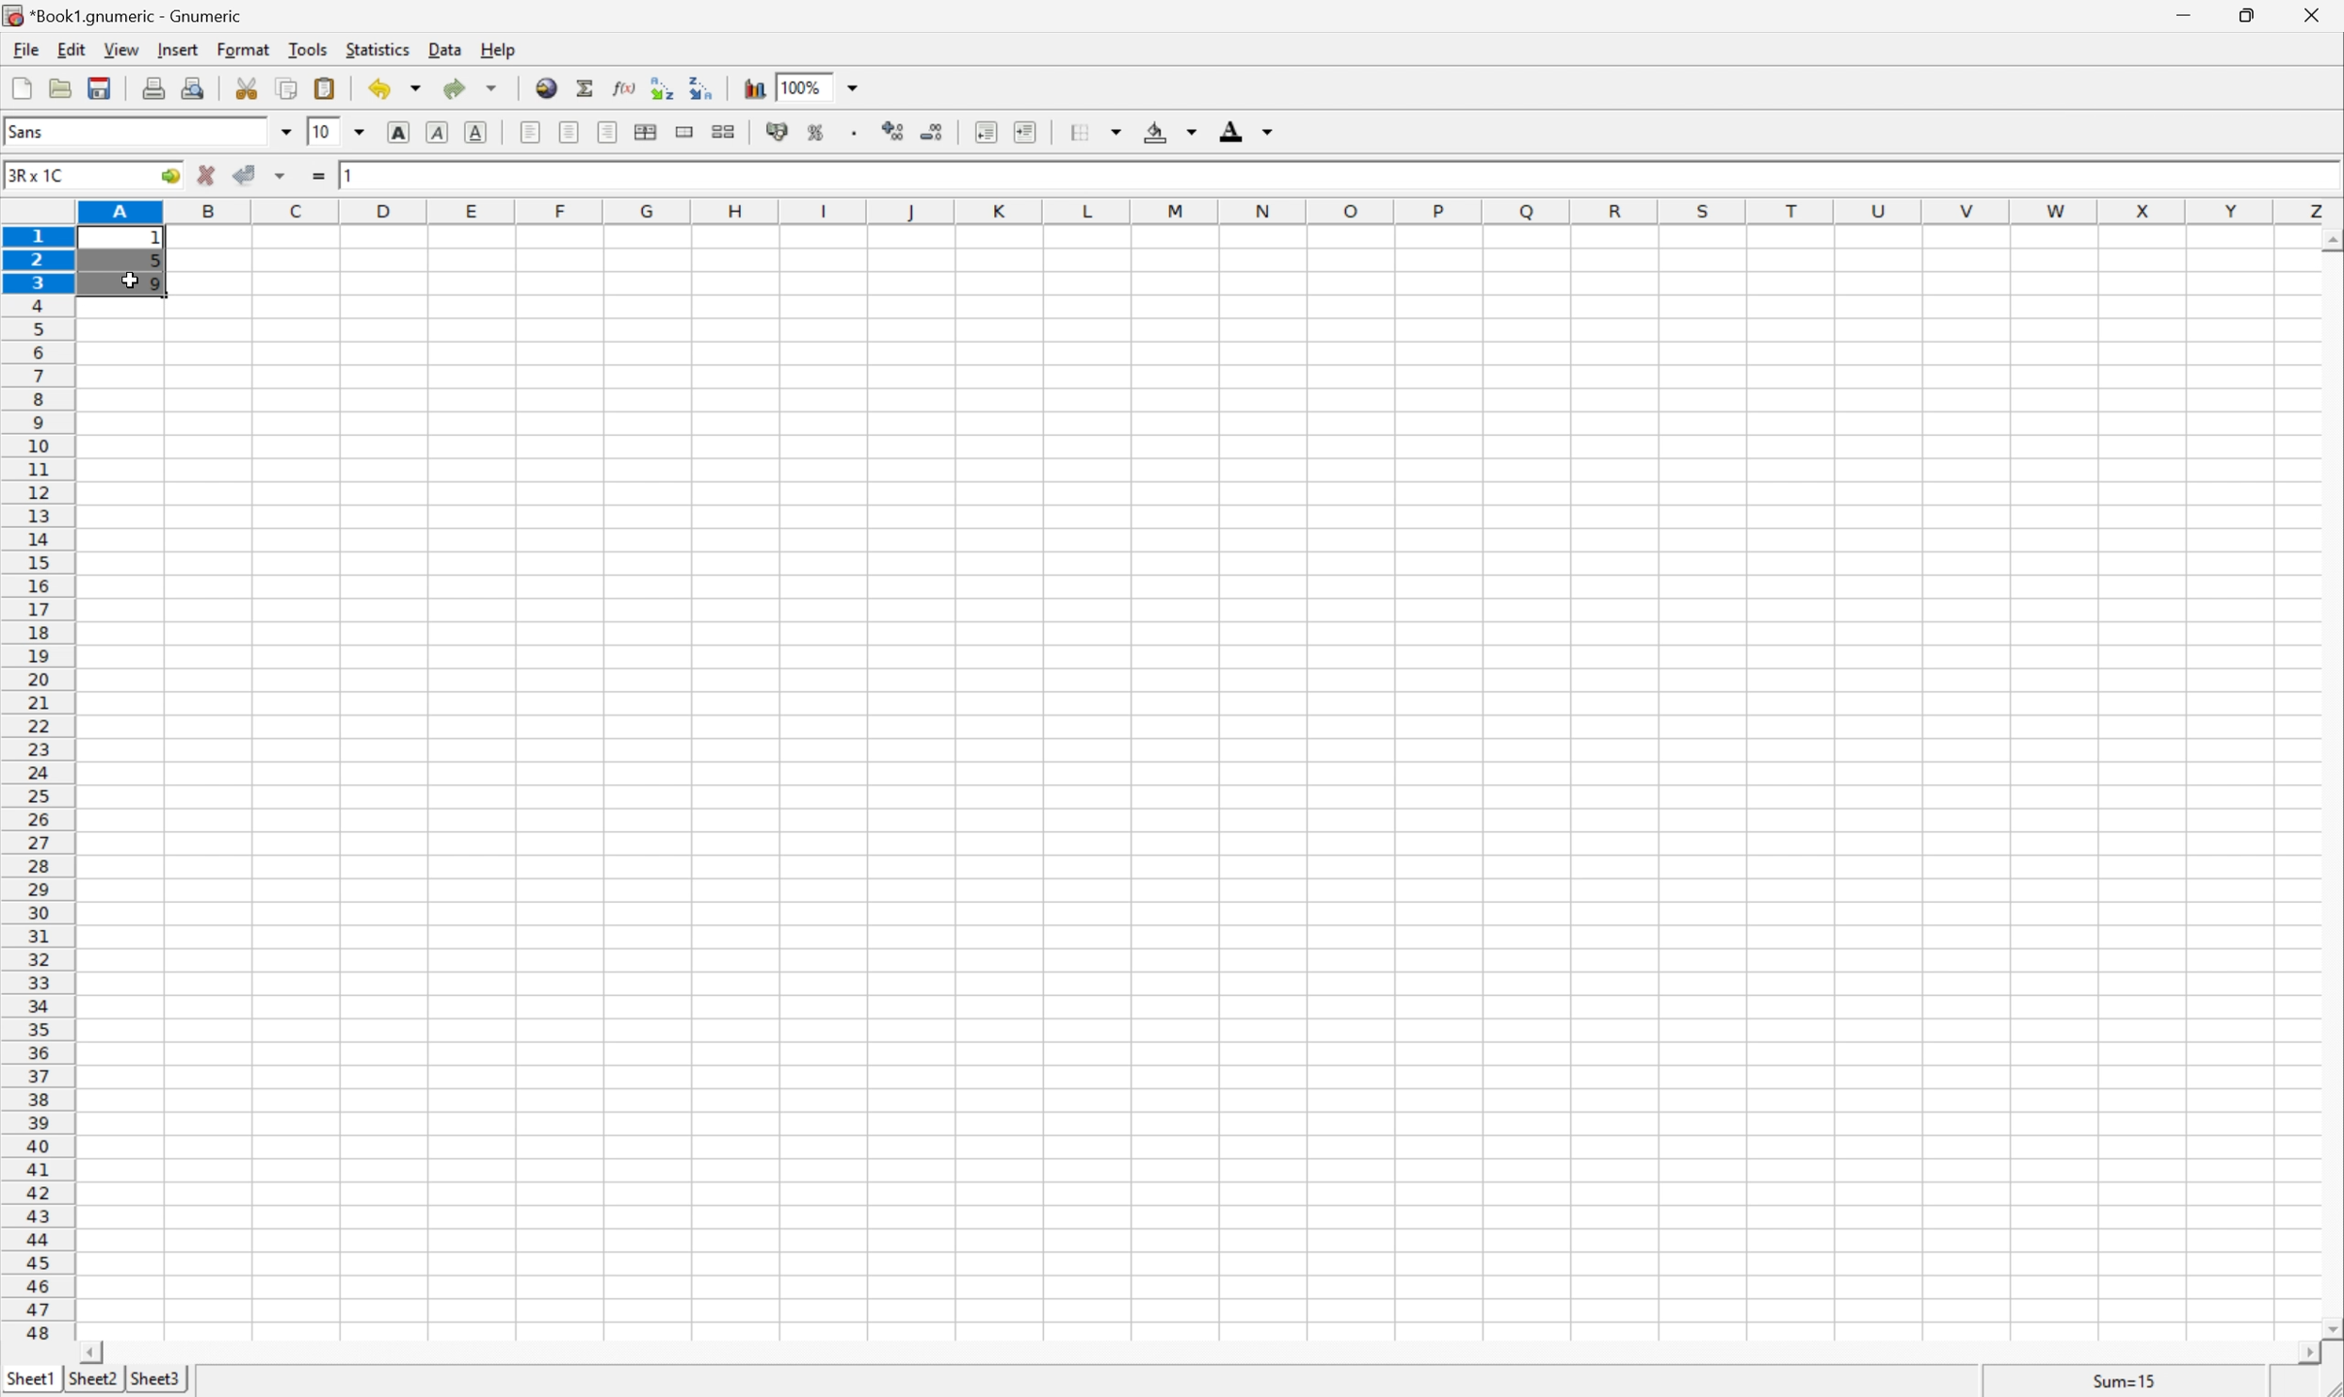 This screenshot has height=1397, width=2344. I want to click on cancel changes, so click(207, 175).